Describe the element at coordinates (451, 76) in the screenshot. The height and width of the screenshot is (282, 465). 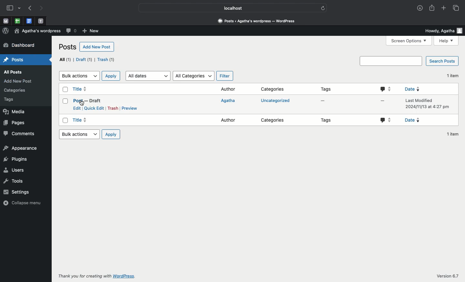
I see `1 item` at that location.